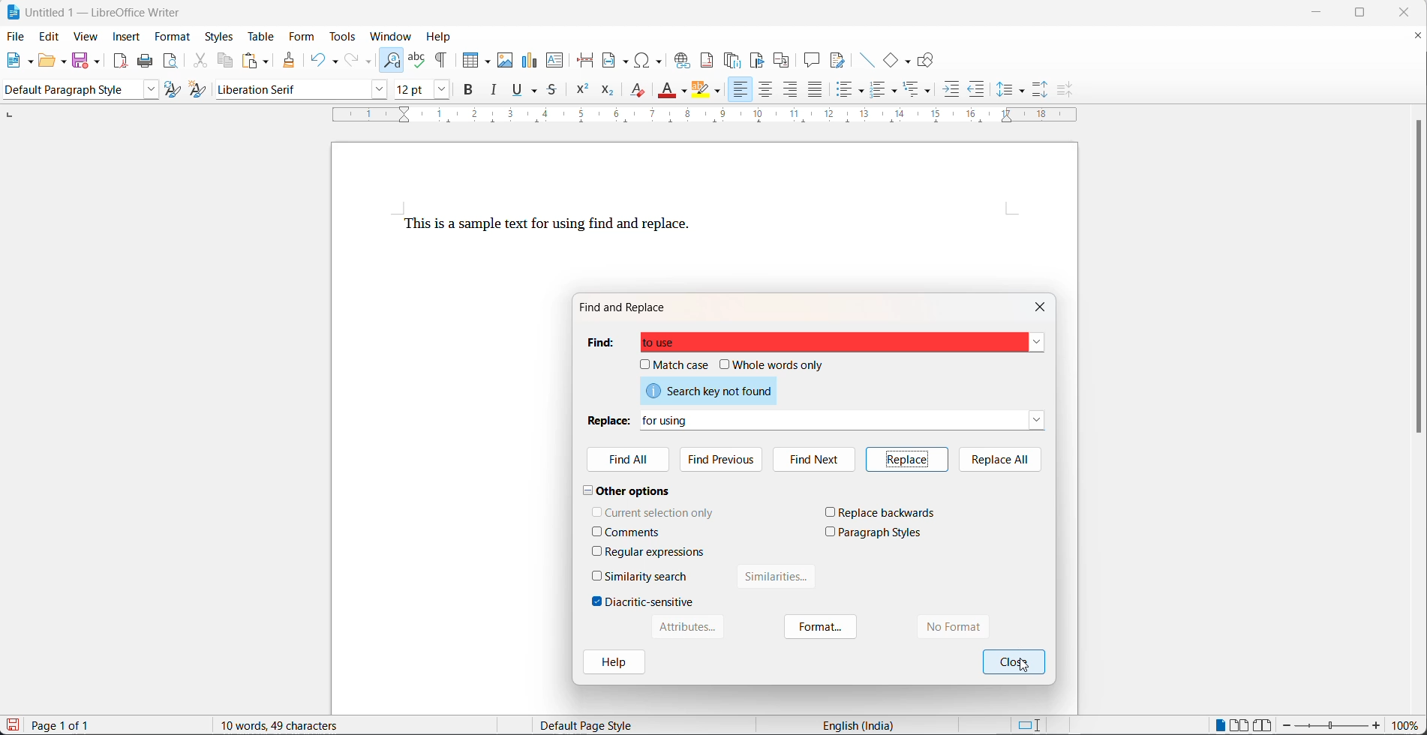 The height and width of the screenshot is (735, 1427). Describe the element at coordinates (1263, 724) in the screenshot. I see `book view` at that location.